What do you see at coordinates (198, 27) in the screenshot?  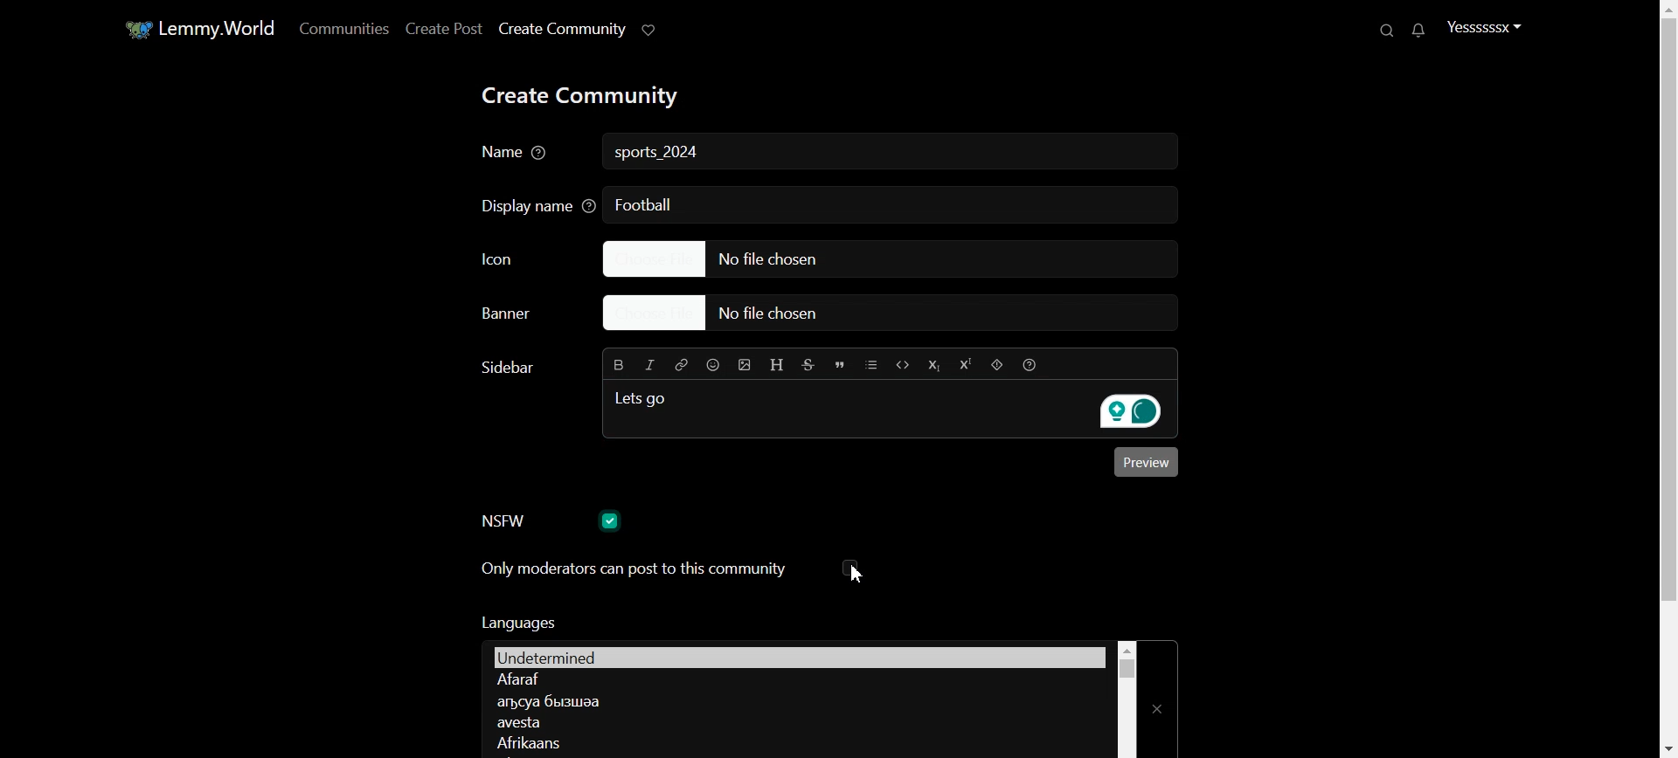 I see `Home window` at bounding box center [198, 27].